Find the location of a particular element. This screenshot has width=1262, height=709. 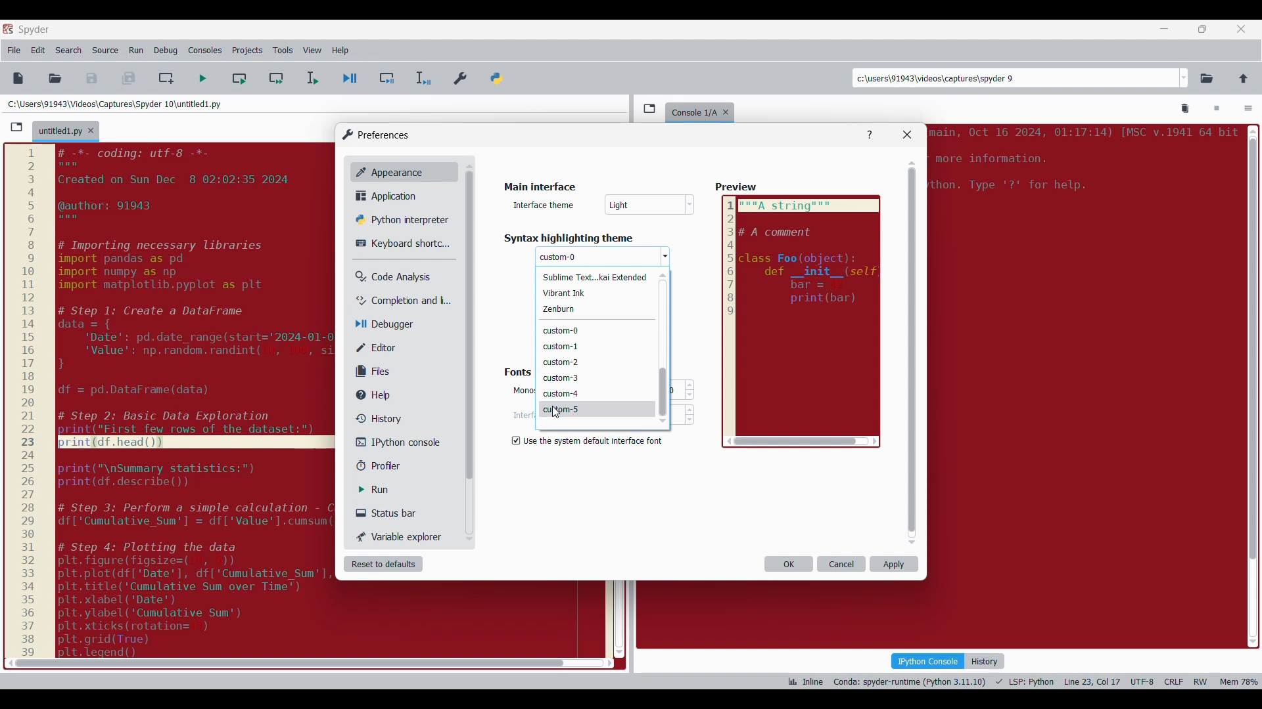

Run is located at coordinates (383, 490).